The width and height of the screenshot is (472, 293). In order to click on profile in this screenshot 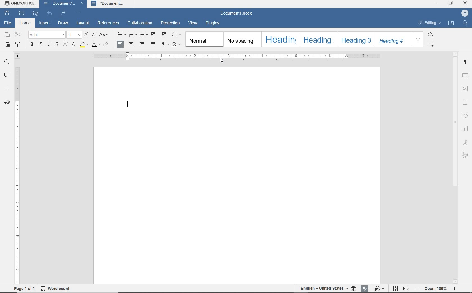, I will do `click(464, 12)`.